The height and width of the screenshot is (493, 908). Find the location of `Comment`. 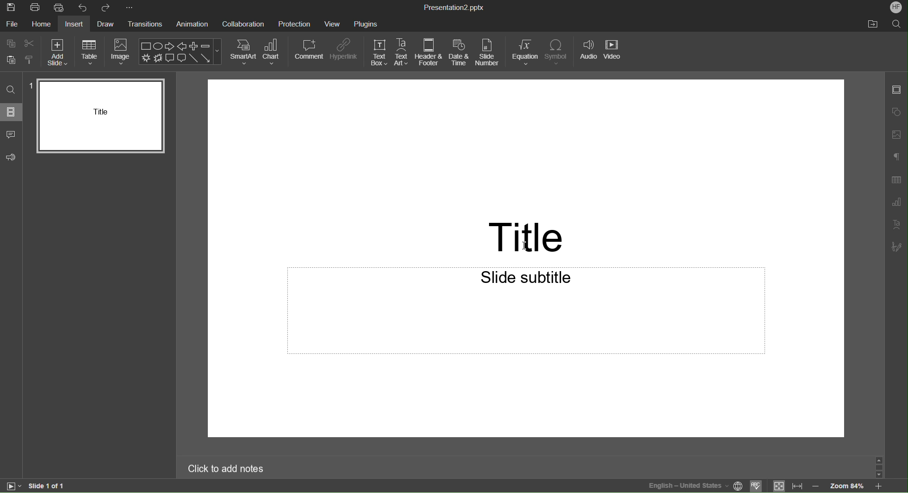

Comment is located at coordinates (310, 52).